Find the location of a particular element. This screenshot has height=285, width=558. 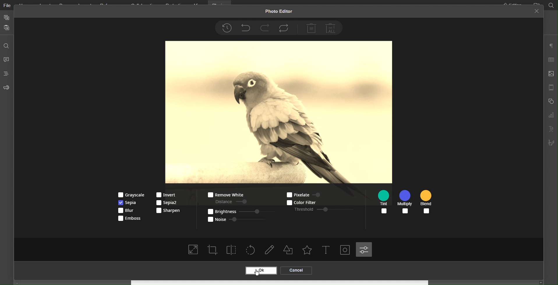

Sepia is located at coordinates (129, 203).